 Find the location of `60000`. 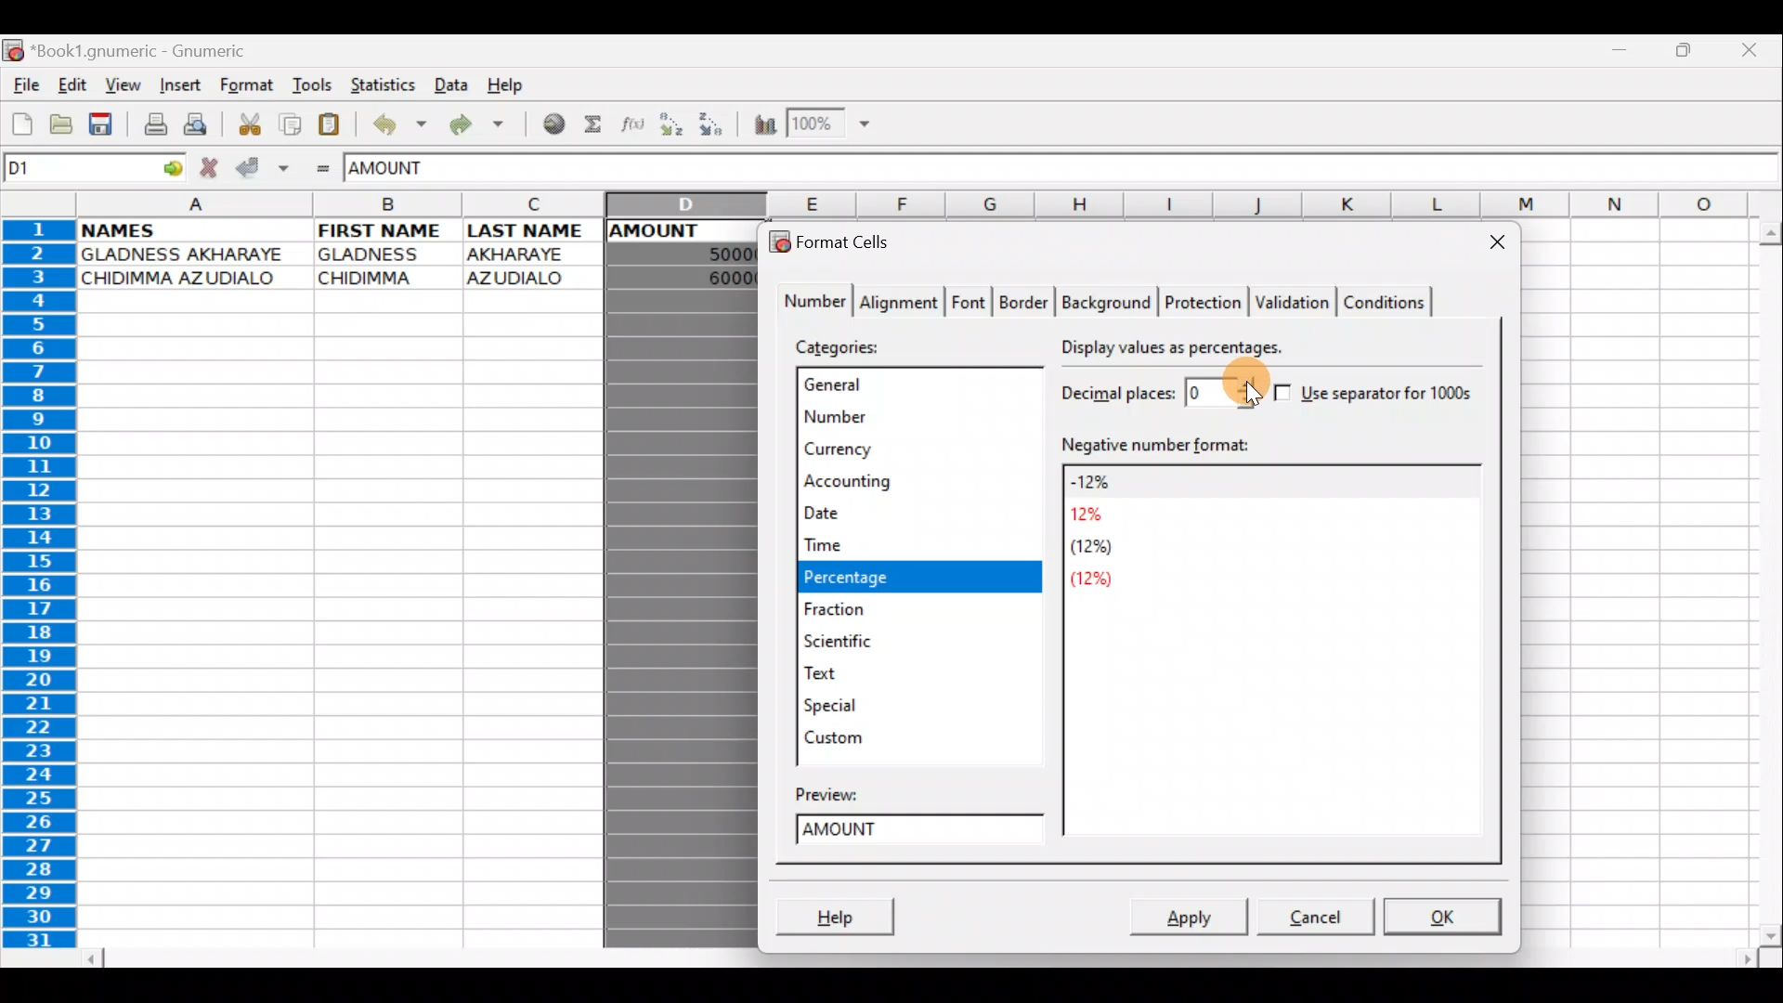

60000 is located at coordinates (717, 278).